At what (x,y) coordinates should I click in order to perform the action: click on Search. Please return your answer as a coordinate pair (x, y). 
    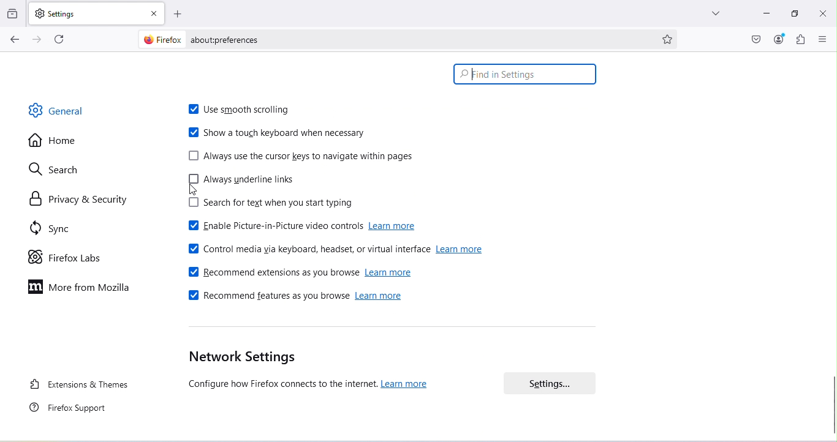
    Looking at the image, I should click on (51, 170).